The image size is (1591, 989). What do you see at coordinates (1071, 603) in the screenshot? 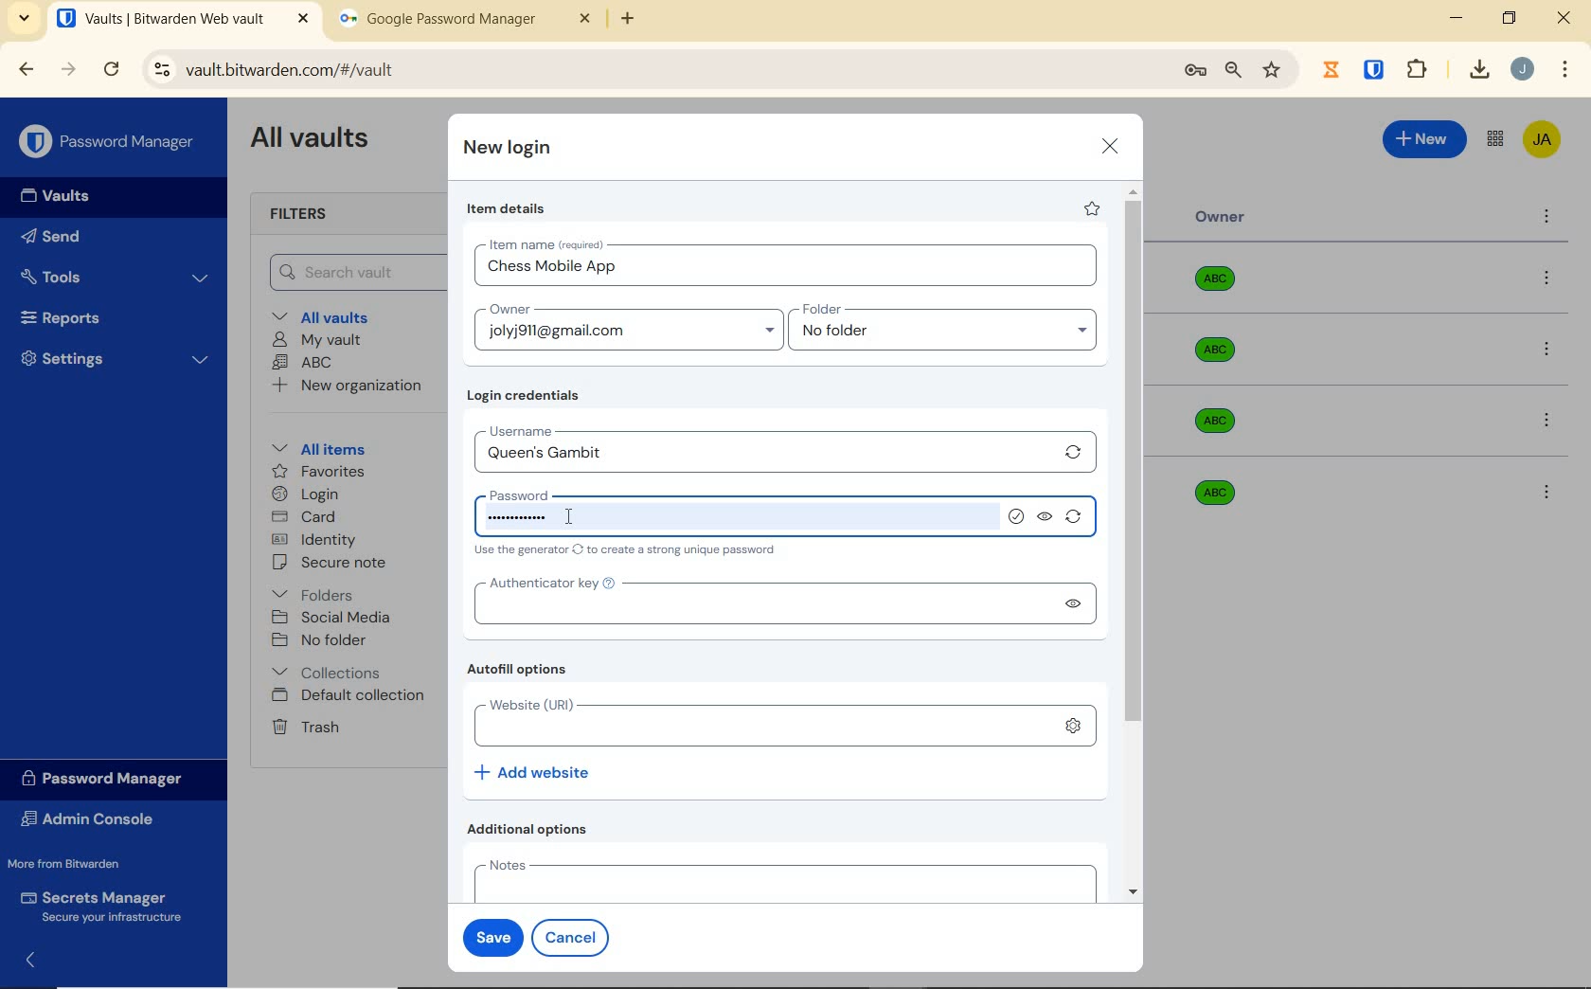
I see `unhide` at bounding box center [1071, 603].